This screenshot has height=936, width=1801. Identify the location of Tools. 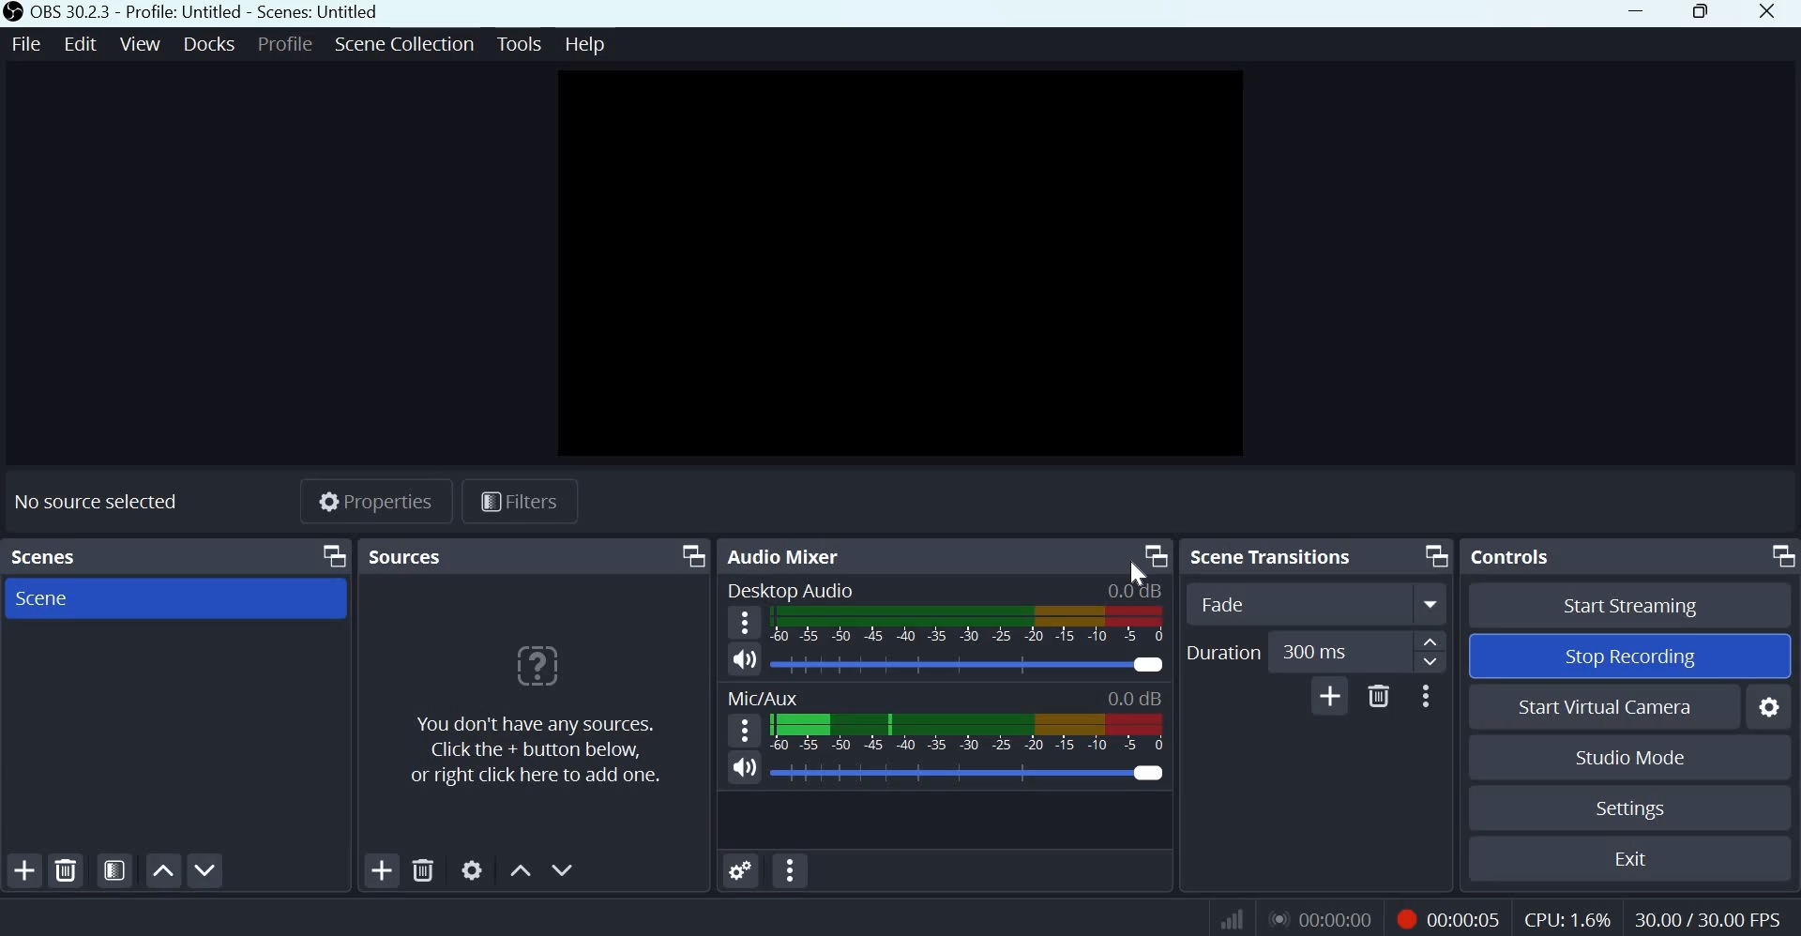
(519, 44).